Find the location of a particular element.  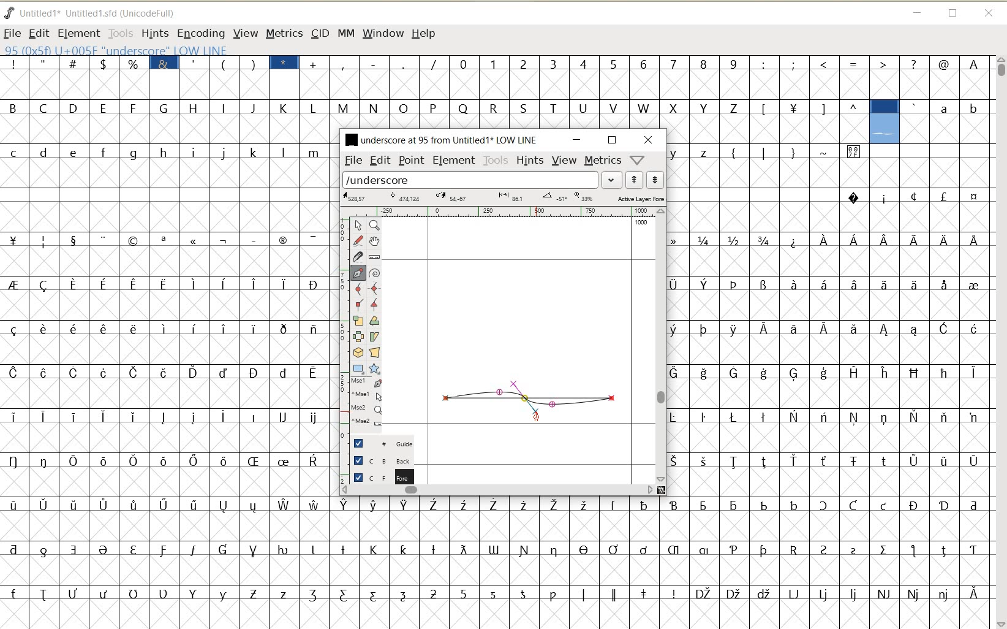

an underscore with a unique twist creation is located at coordinates (529, 395).